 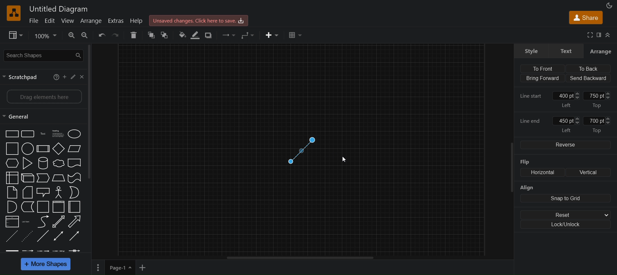 I want to click on Hexagon, so click(x=11, y=164).